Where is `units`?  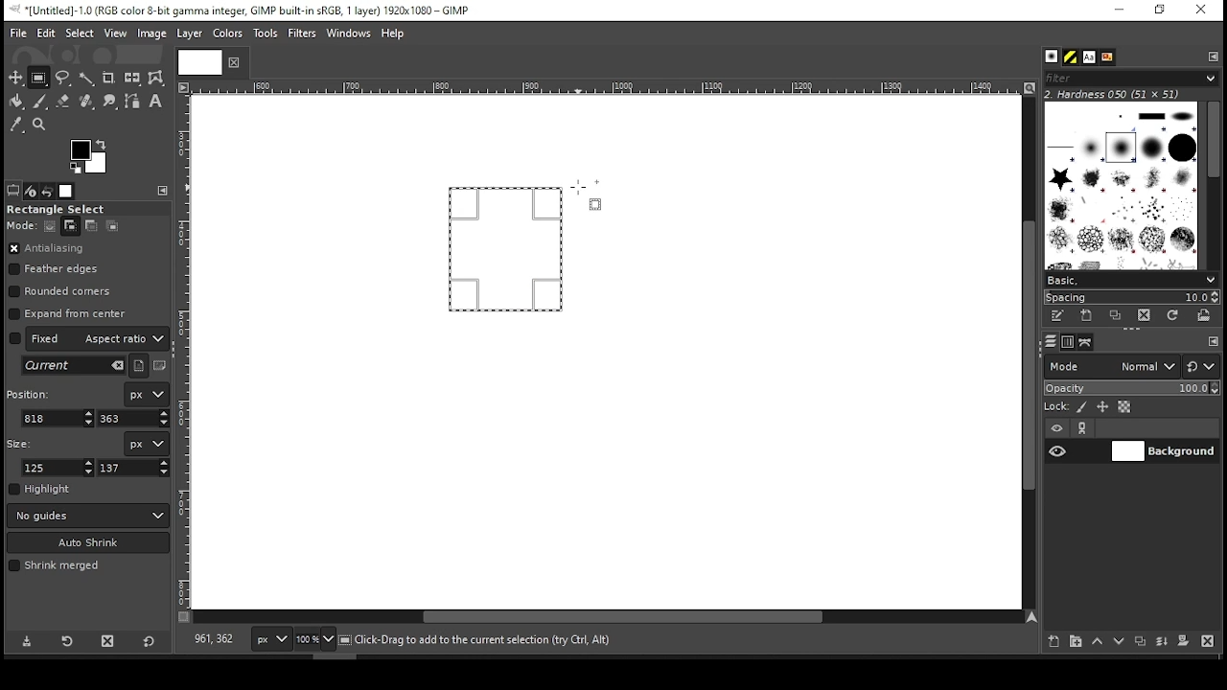 units is located at coordinates (146, 444).